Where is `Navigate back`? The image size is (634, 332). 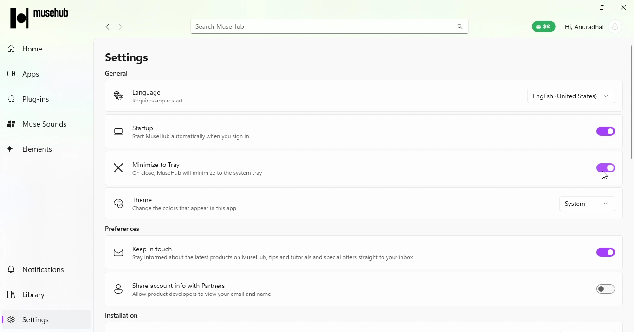 Navigate back is located at coordinates (107, 26).